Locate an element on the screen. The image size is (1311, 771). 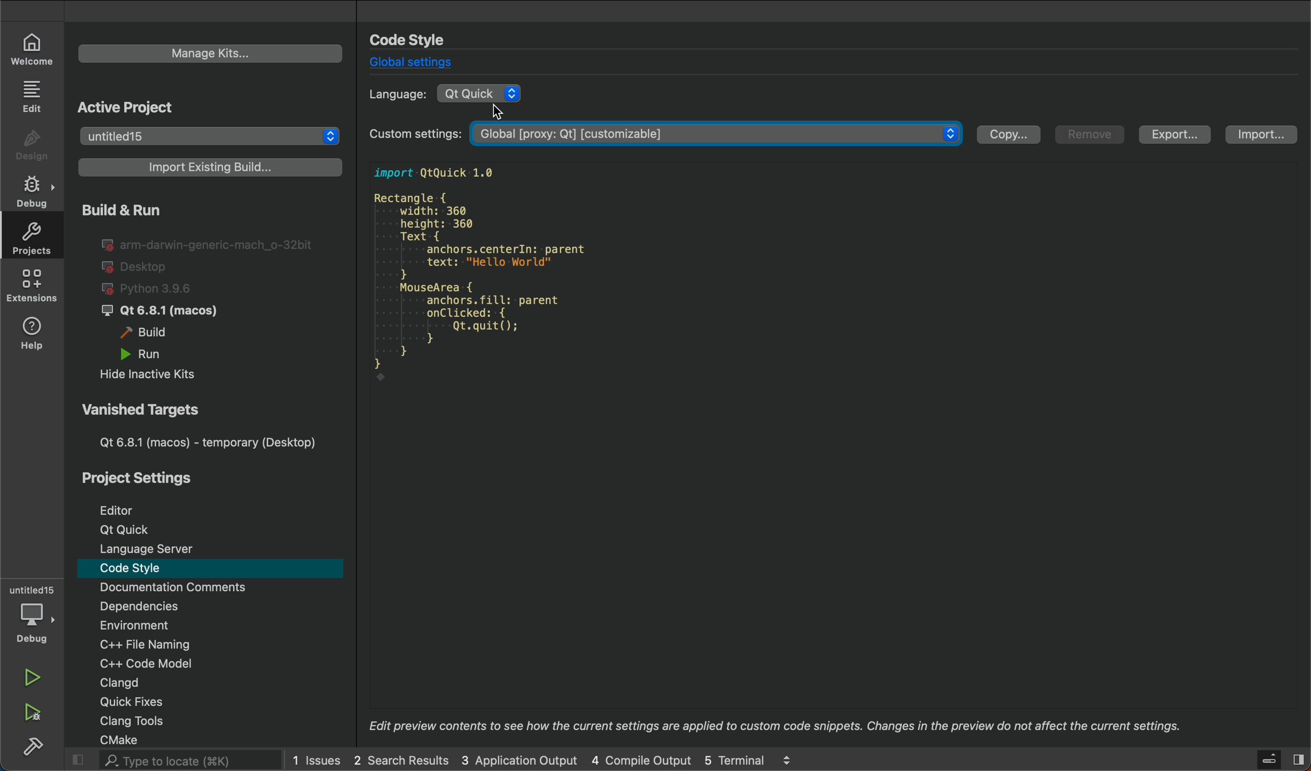
logs is located at coordinates (541, 760).